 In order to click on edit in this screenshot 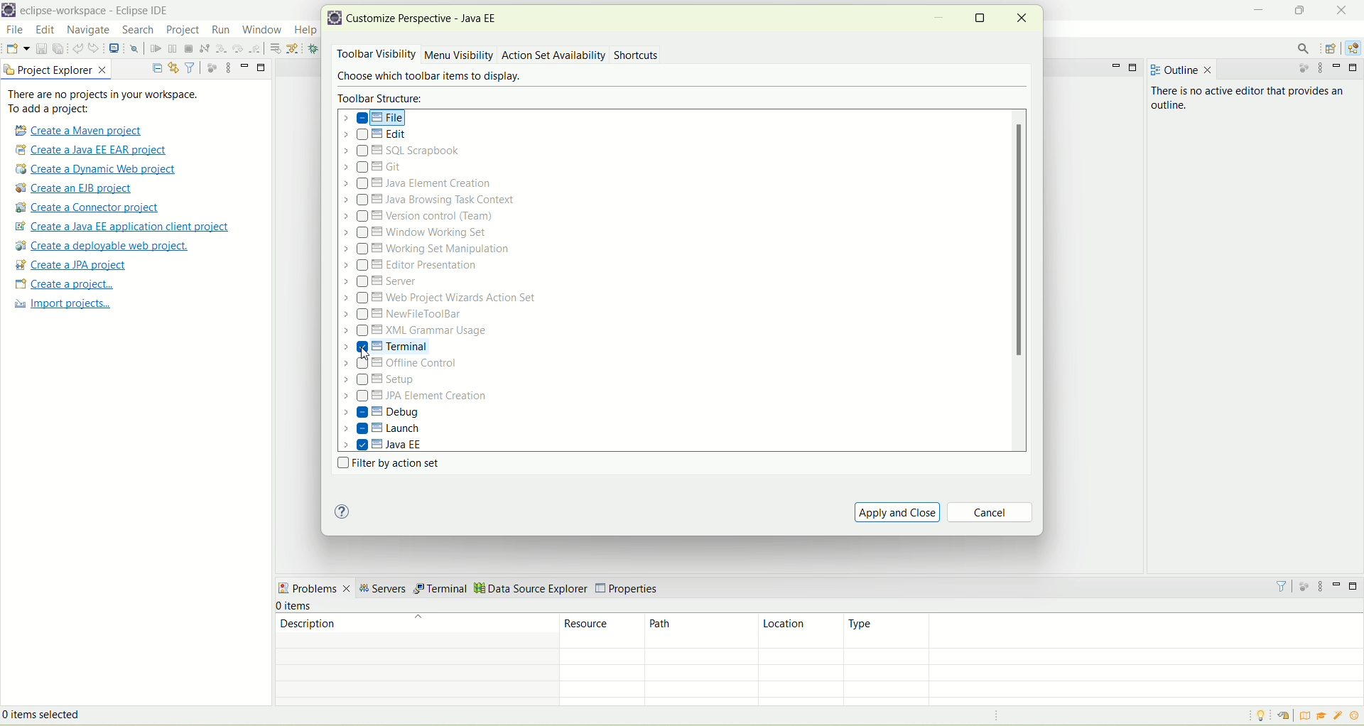, I will do `click(379, 136)`.